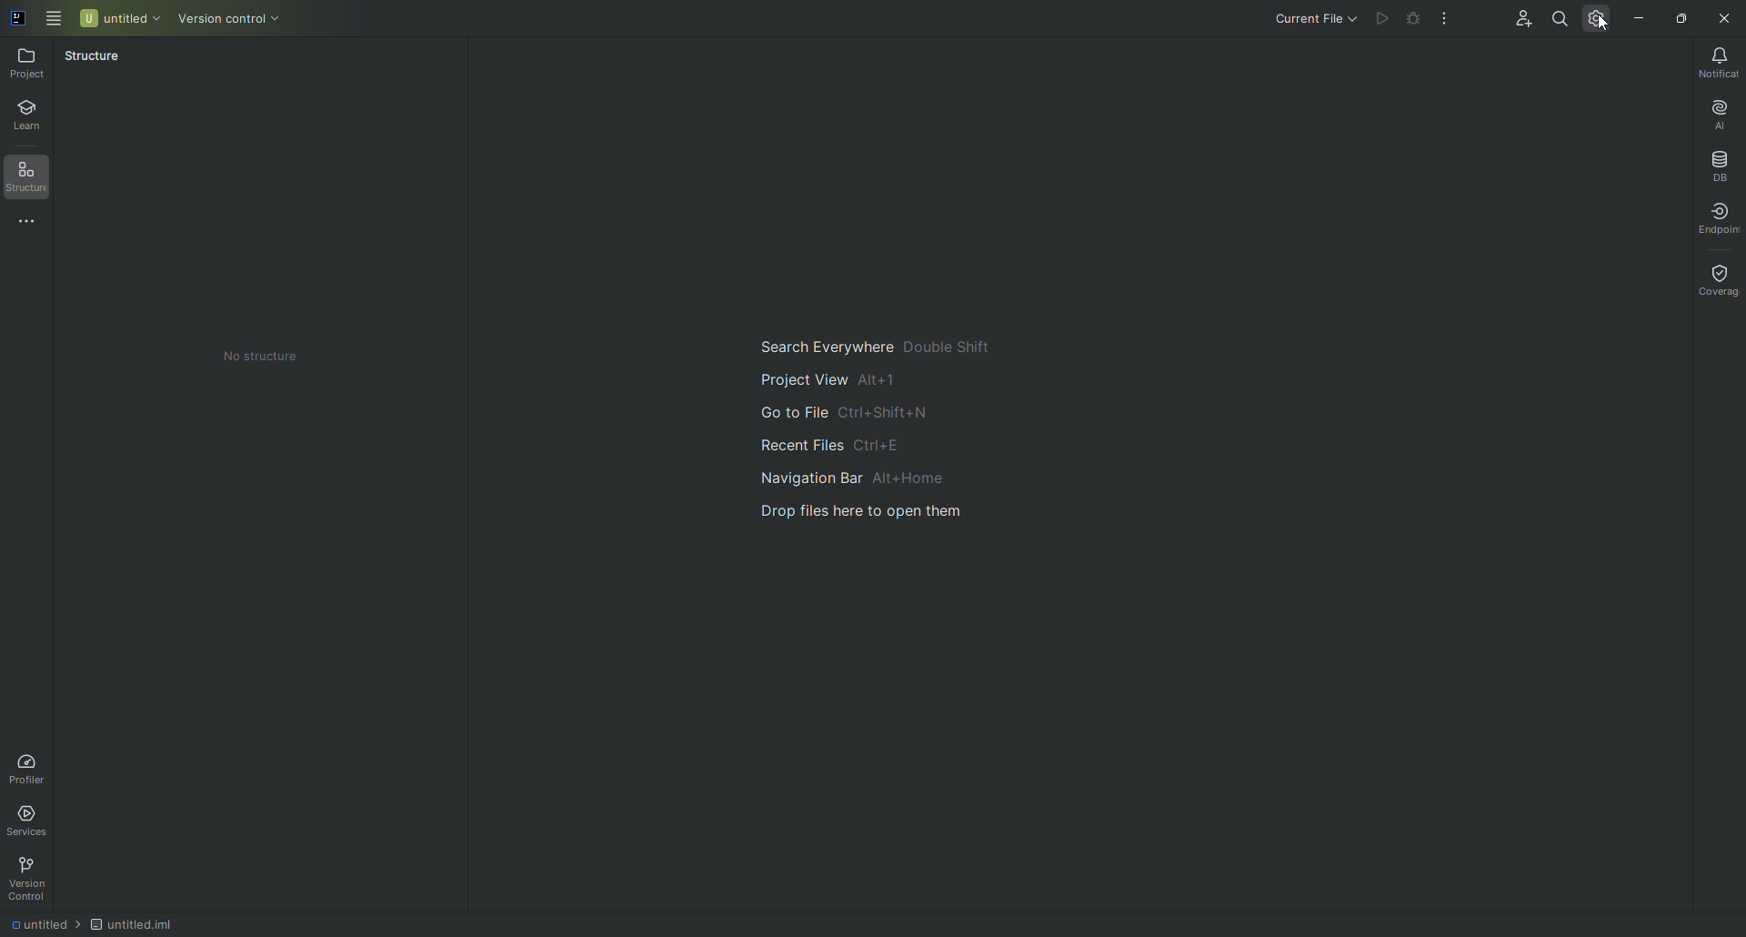 This screenshot has width=1746, height=937. What do you see at coordinates (57, 17) in the screenshot?
I see `Main Menu` at bounding box center [57, 17].